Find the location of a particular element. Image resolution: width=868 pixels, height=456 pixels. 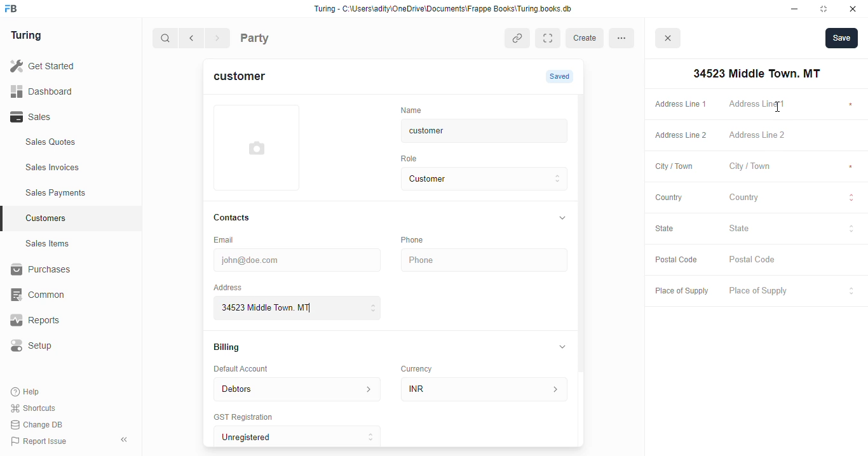

forward is located at coordinates (219, 39).